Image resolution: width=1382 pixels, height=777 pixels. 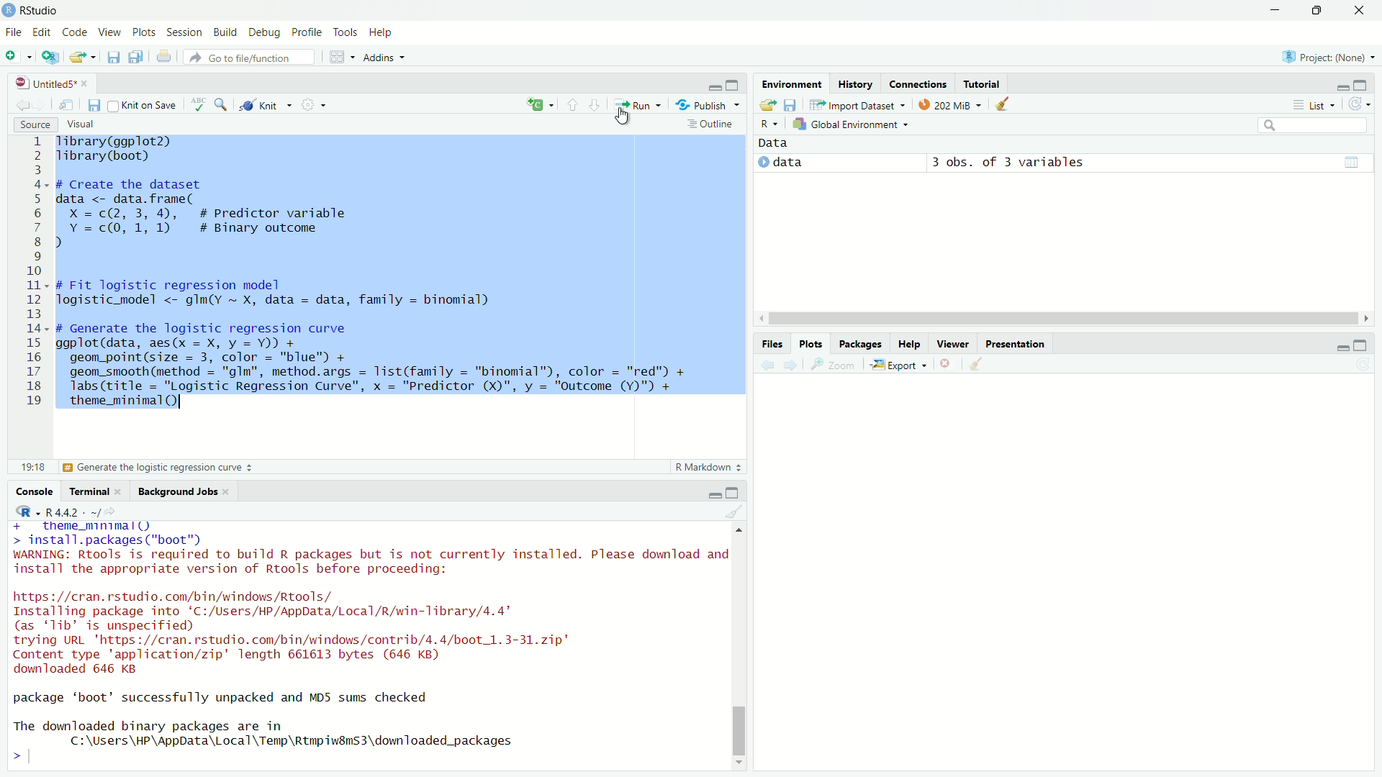 What do you see at coordinates (143, 32) in the screenshot?
I see `Plots` at bounding box center [143, 32].